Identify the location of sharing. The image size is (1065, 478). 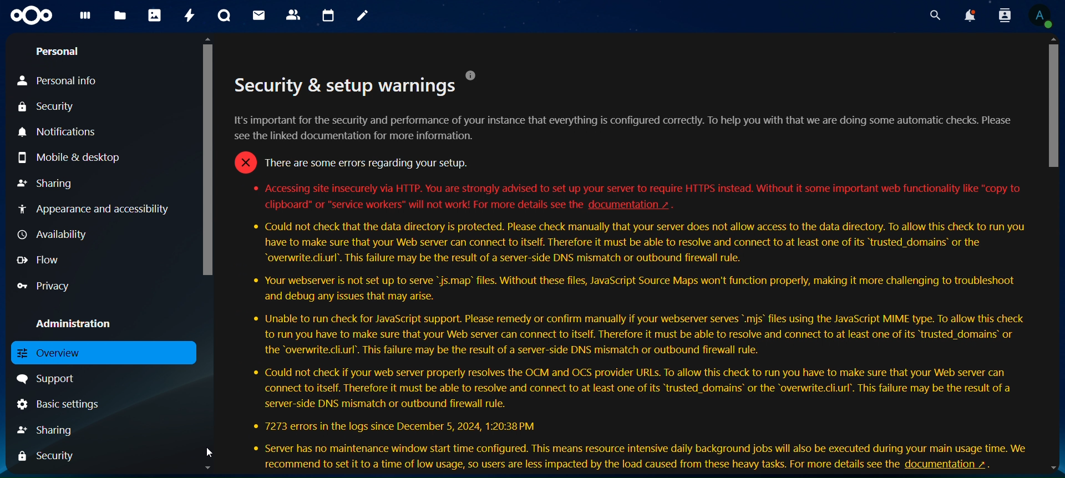
(47, 184).